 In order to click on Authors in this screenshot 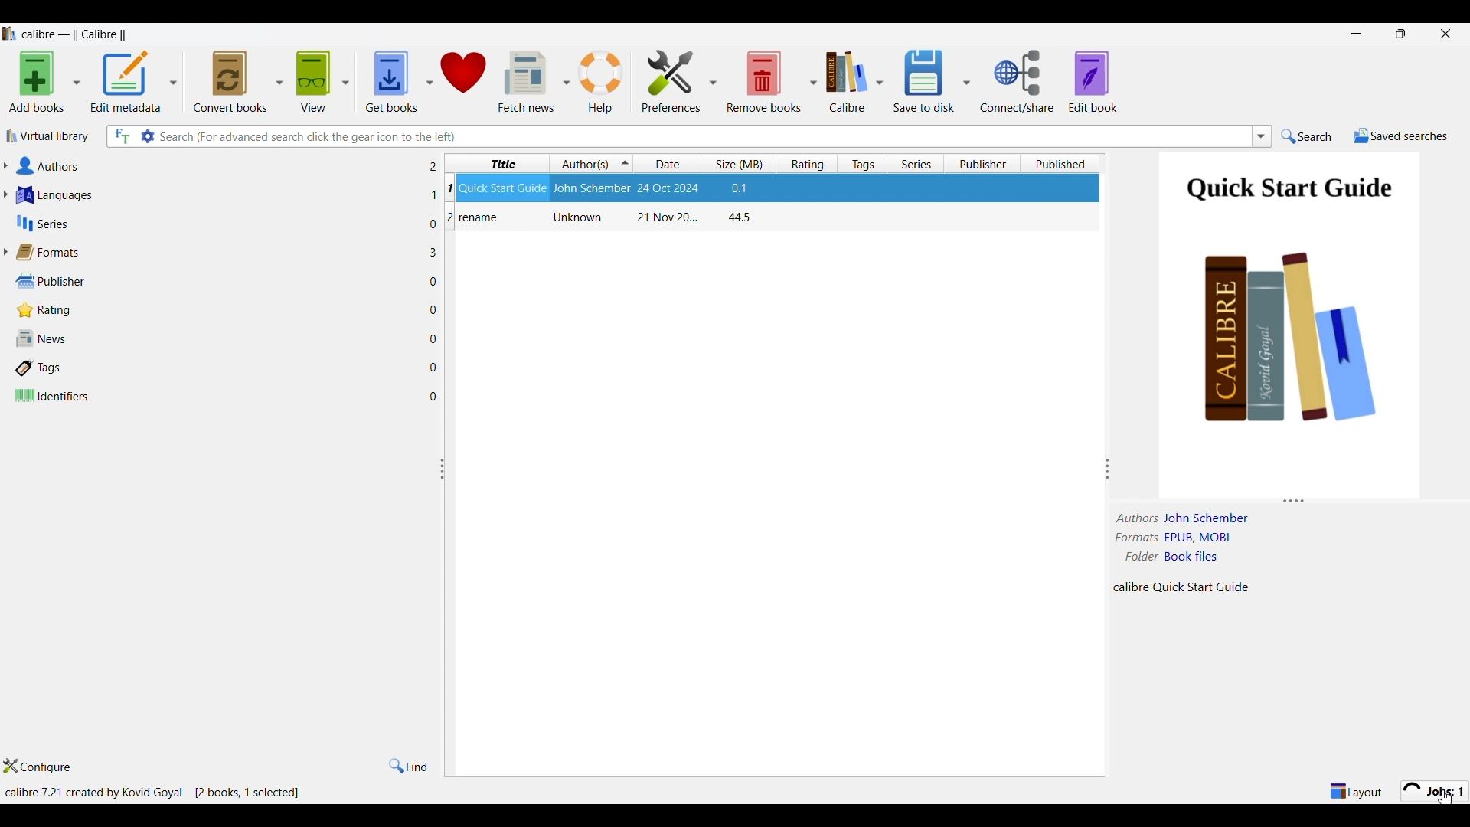, I will do `click(215, 165)`.